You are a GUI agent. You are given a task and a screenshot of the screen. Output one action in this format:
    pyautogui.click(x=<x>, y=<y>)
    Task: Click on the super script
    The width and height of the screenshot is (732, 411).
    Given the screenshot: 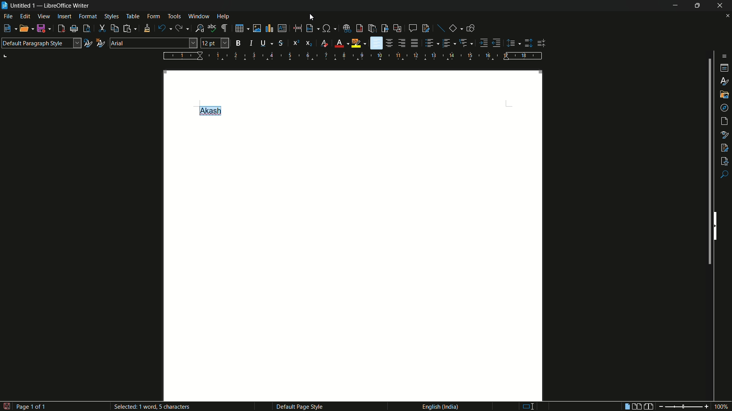 What is the action you would take?
    pyautogui.click(x=296, y=42)
    